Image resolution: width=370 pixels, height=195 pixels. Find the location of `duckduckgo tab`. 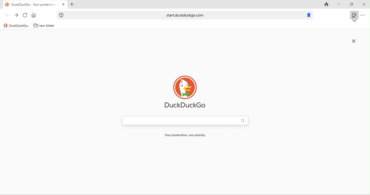

duckduckgo tab is located at coordinates (31, 5).